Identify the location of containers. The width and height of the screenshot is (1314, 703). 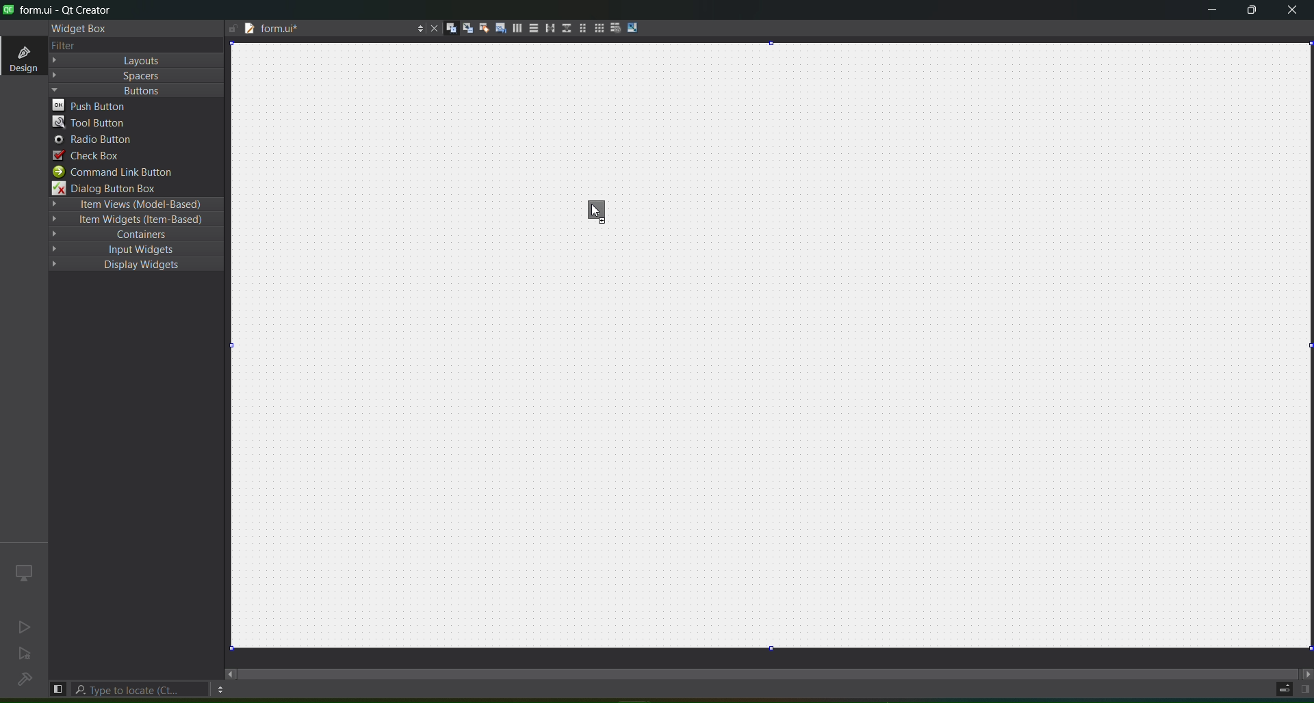
(136, 236).